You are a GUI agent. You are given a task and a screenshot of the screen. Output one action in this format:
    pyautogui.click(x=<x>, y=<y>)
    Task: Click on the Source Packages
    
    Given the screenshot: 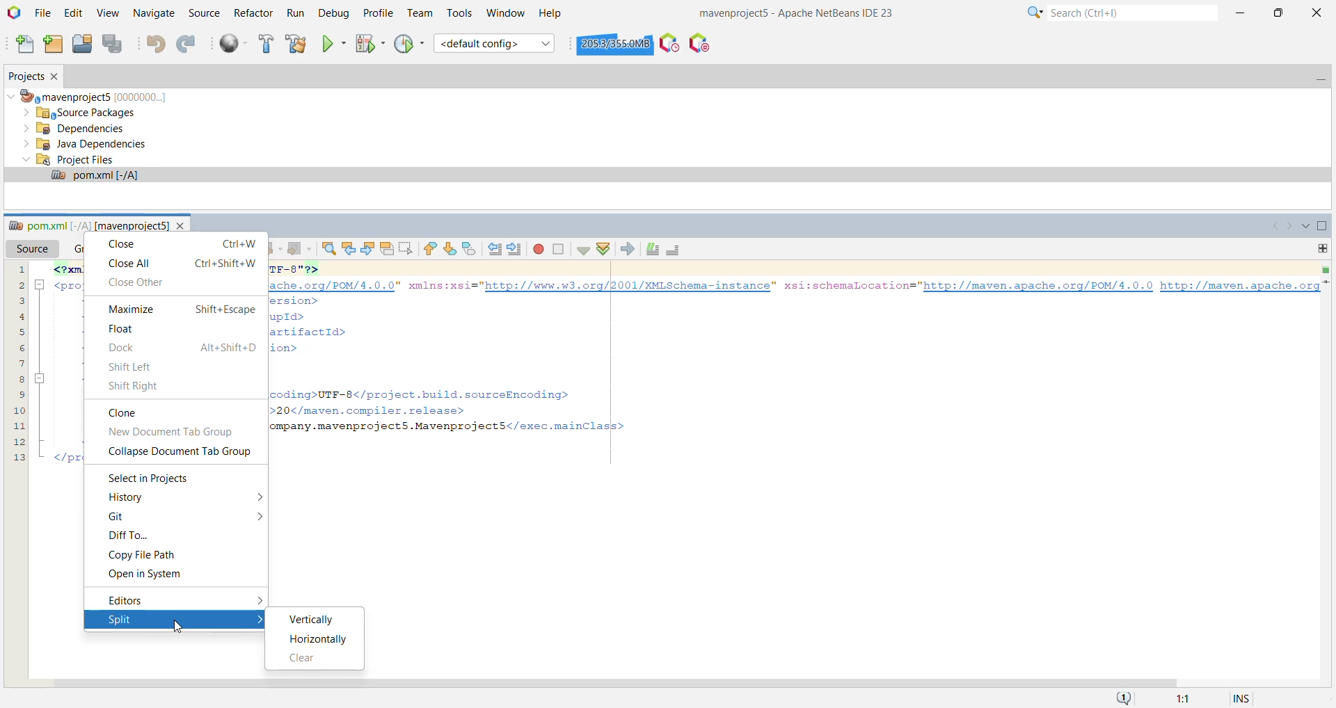 What is the action you would take?
    pyautogui.click(x=86, y=112)
    